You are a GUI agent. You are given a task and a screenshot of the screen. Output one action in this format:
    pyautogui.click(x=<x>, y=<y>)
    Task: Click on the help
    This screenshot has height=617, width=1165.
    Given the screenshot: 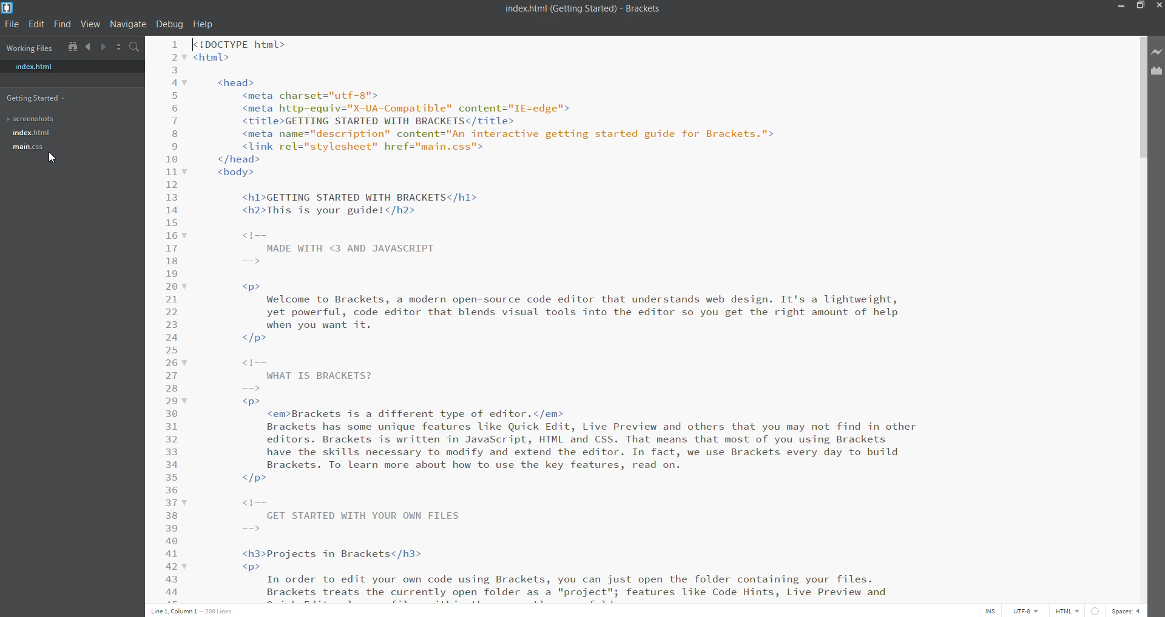 What is the action you would take?
    pyautogui.click(x=204, y=24)
    